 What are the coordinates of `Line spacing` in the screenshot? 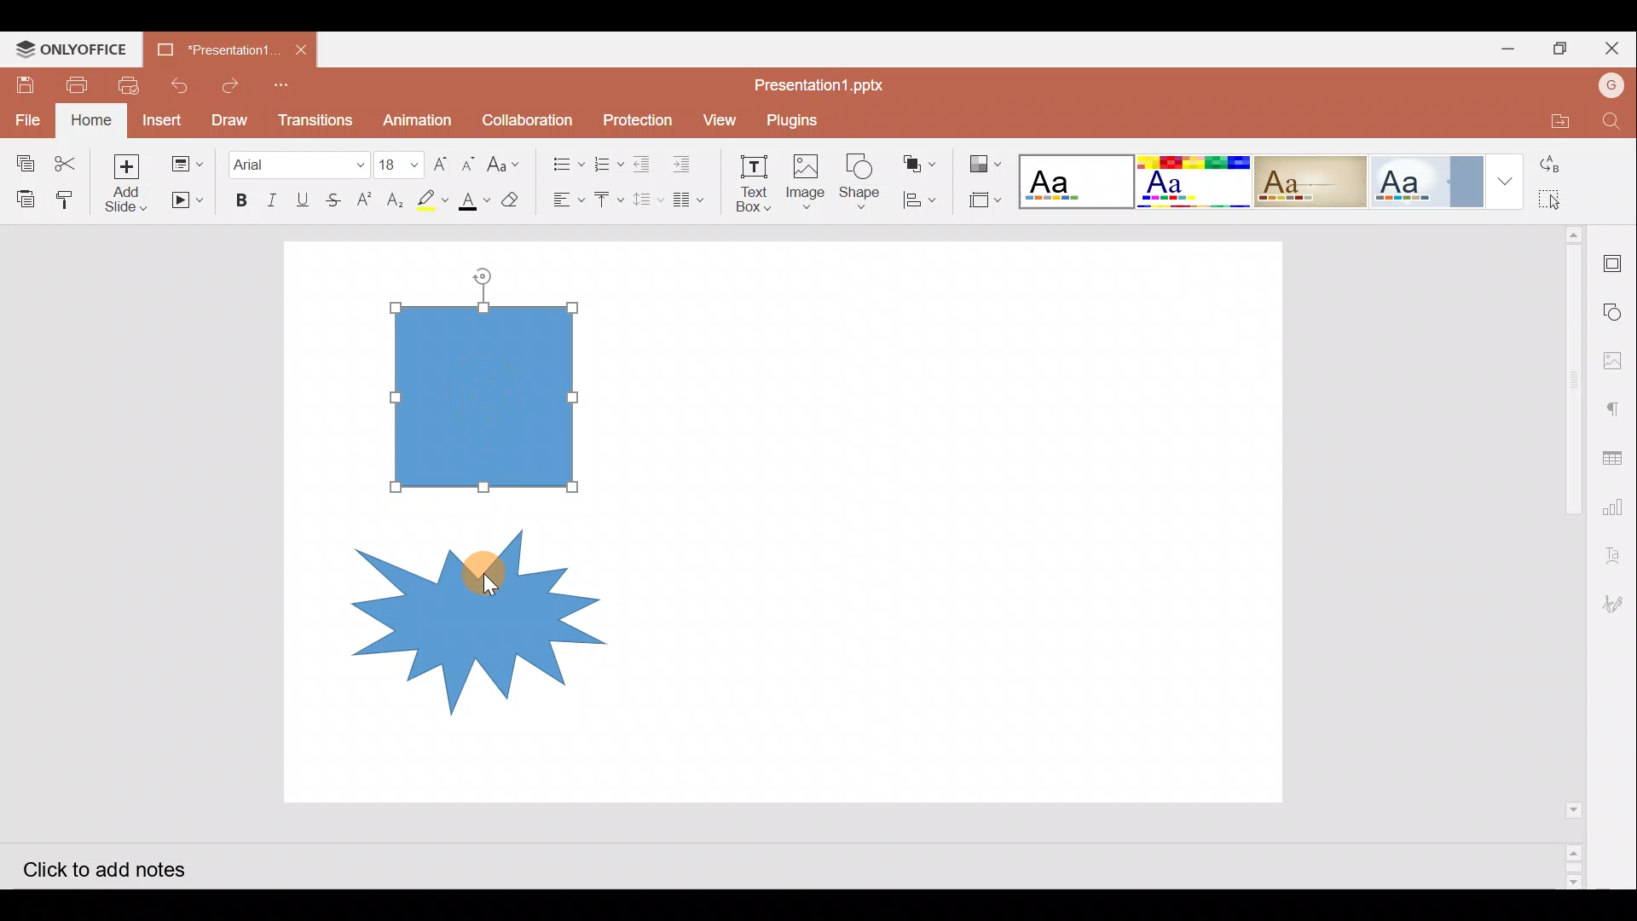 It's located at (648, 200).